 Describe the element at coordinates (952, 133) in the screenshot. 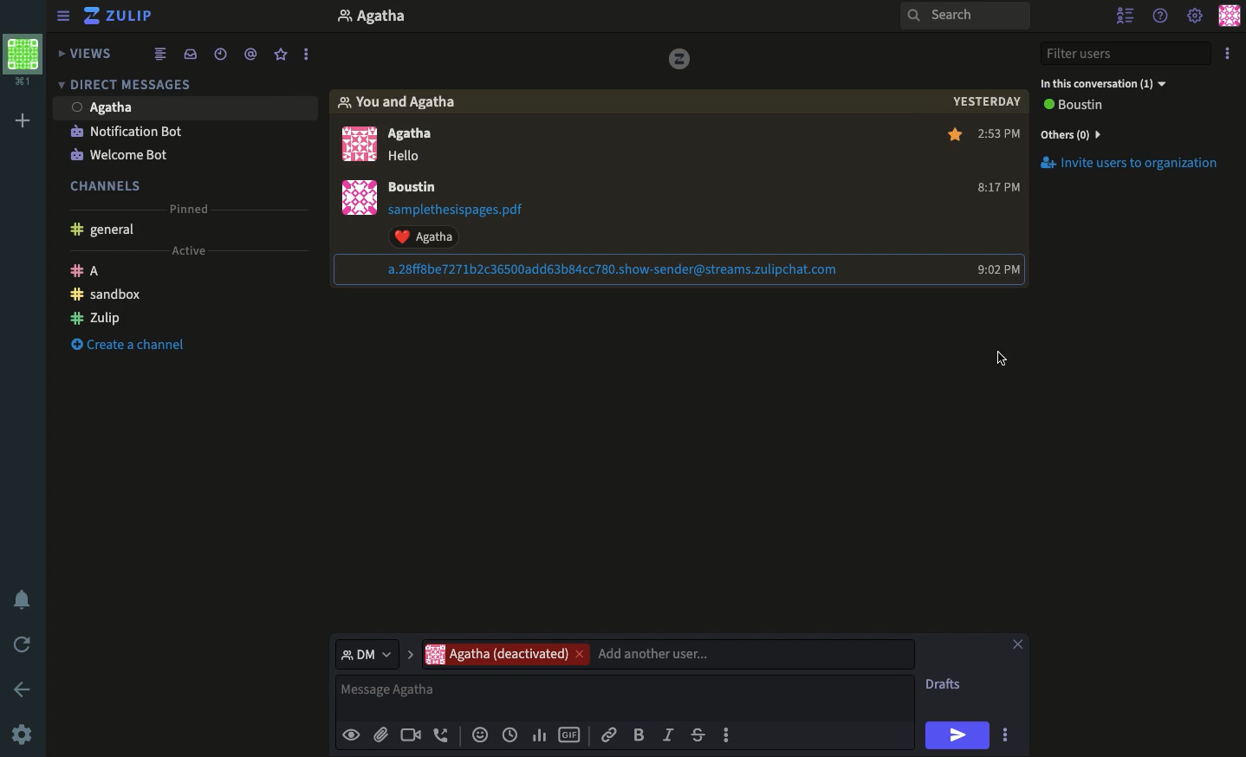

I see `Favorite` at that location.